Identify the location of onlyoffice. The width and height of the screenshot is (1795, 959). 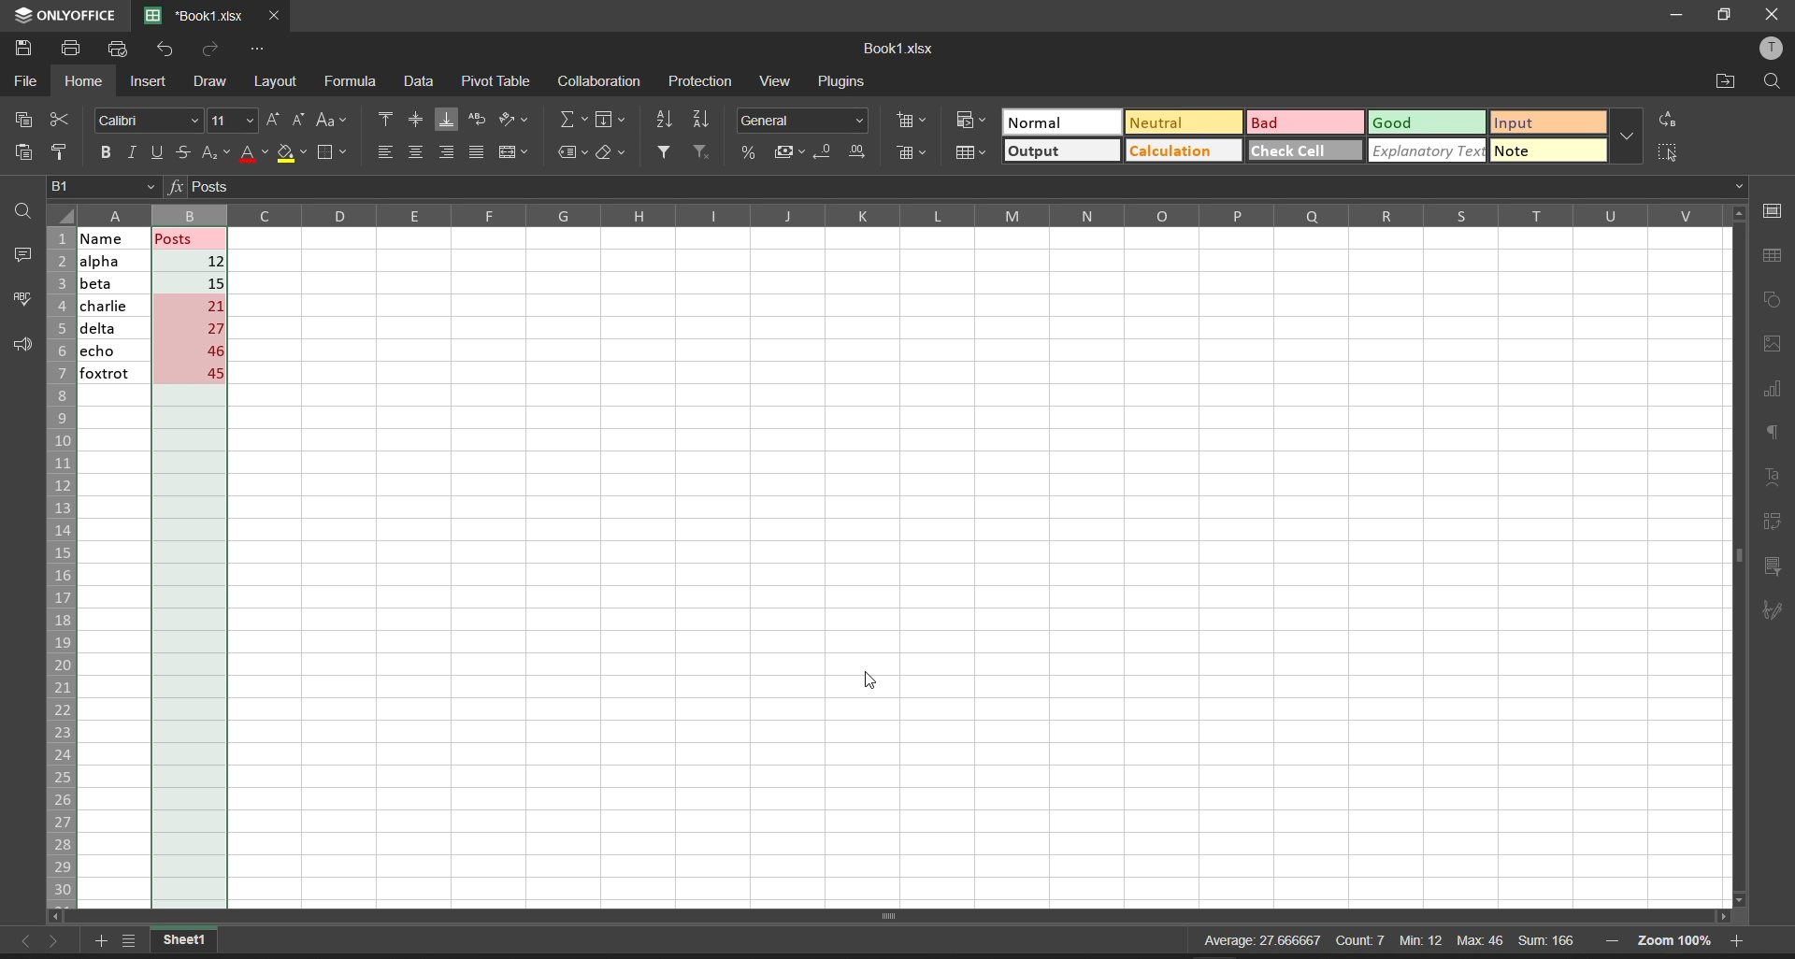
(69, 17).